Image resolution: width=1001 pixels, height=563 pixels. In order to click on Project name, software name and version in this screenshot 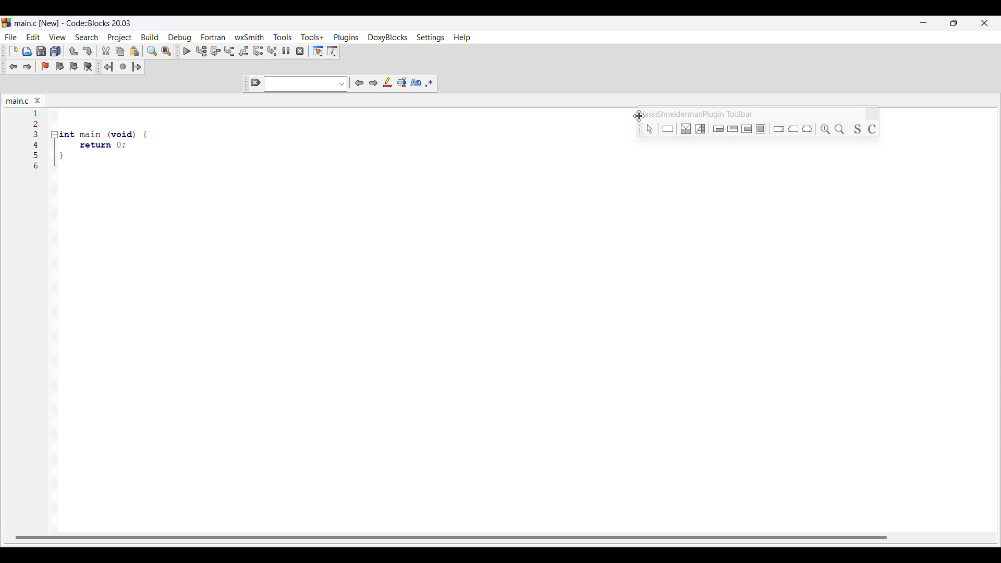, I will do `click(73, 23)`.